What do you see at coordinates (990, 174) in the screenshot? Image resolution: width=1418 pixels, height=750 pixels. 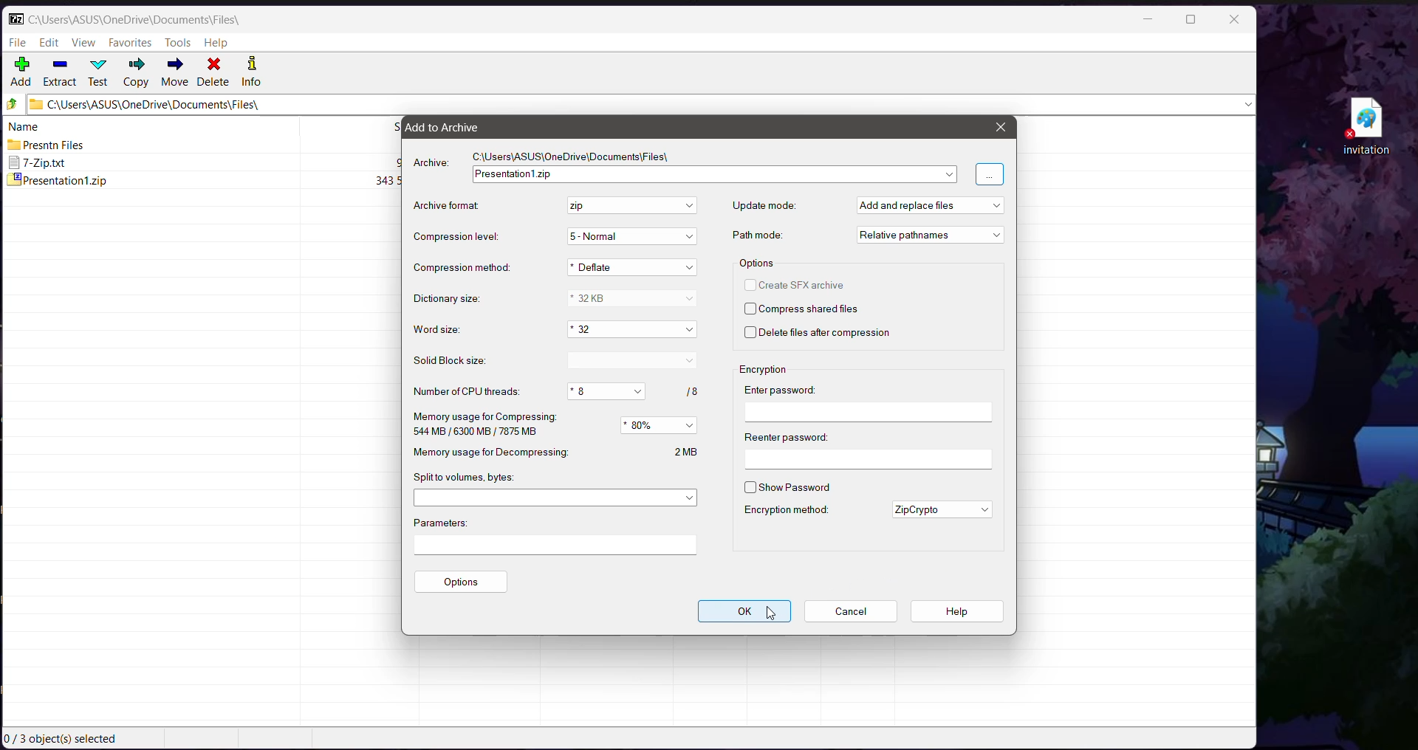 I see `Click to Browse for more locations` at bounding box center [990, 174].